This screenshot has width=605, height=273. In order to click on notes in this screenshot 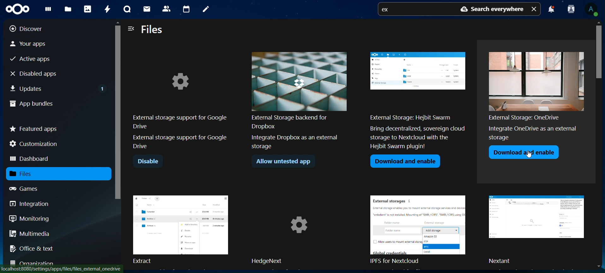, I will do `click(205, 9)`.